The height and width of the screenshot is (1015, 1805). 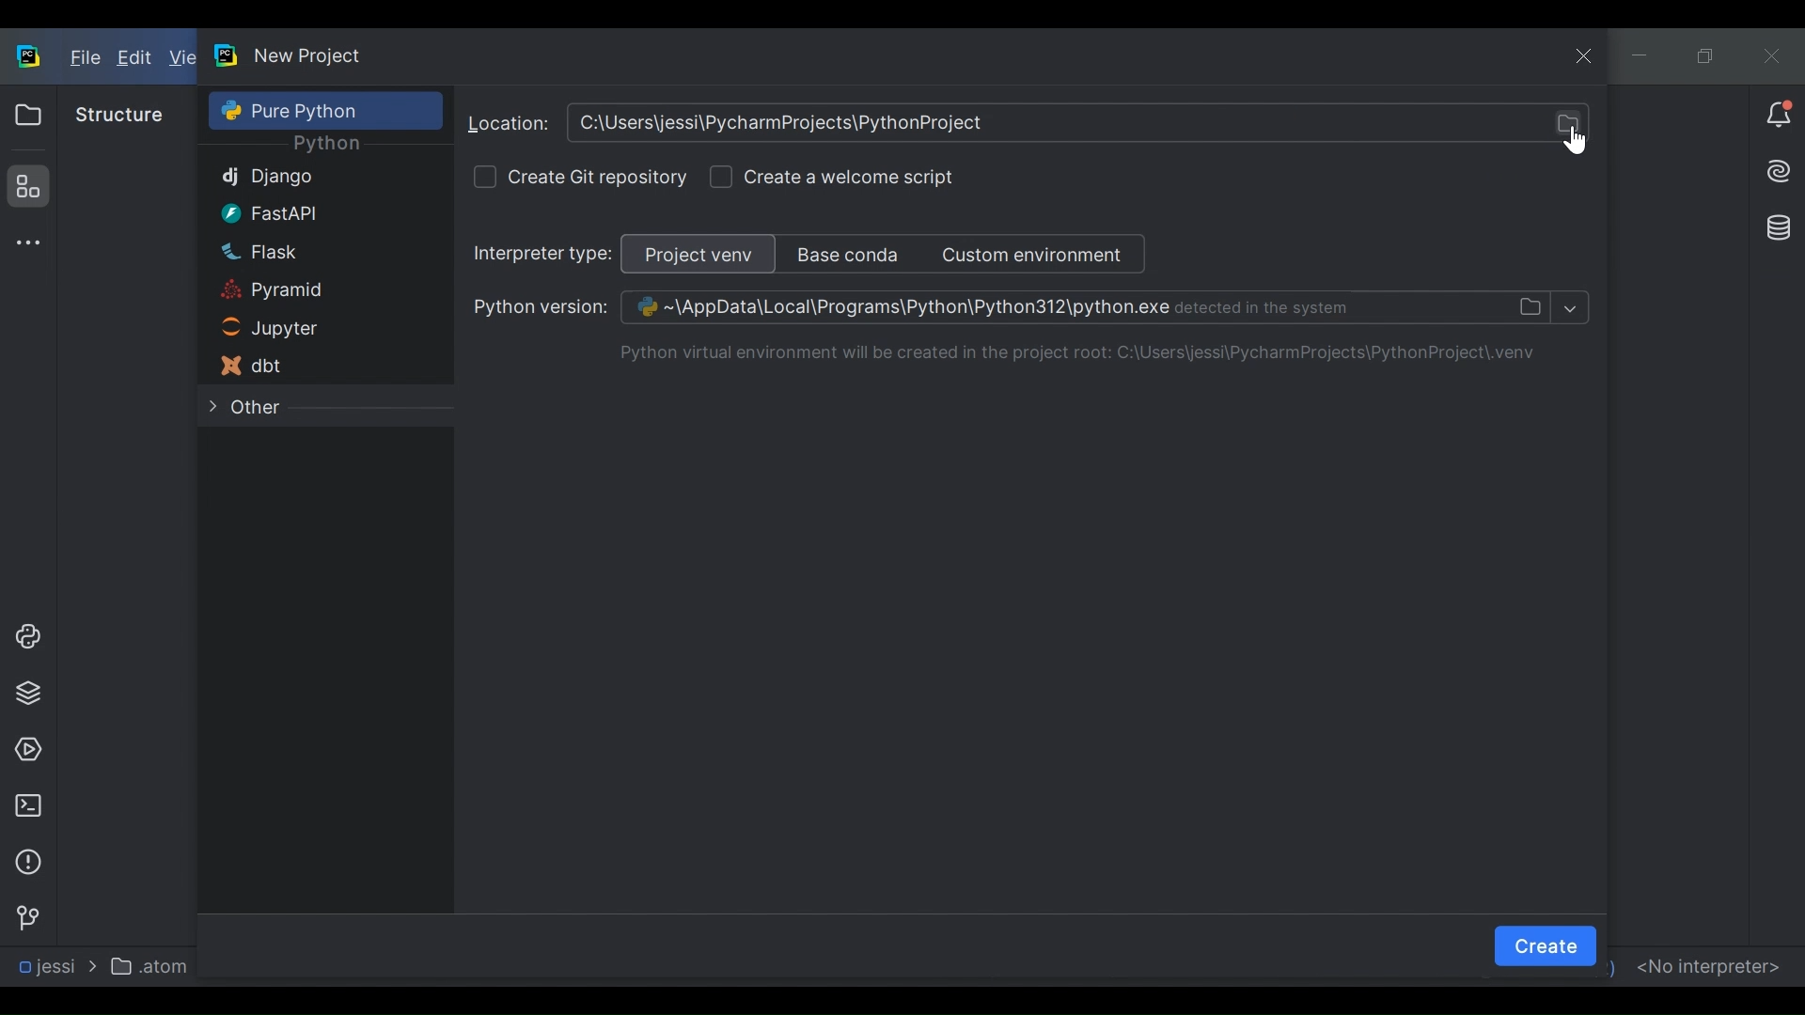 What do you see at coordinates (1087, 354) in the screenshot?
I see `Python virtual environment will be created in the Project root. File Path` at bounding box center [1087, 354].